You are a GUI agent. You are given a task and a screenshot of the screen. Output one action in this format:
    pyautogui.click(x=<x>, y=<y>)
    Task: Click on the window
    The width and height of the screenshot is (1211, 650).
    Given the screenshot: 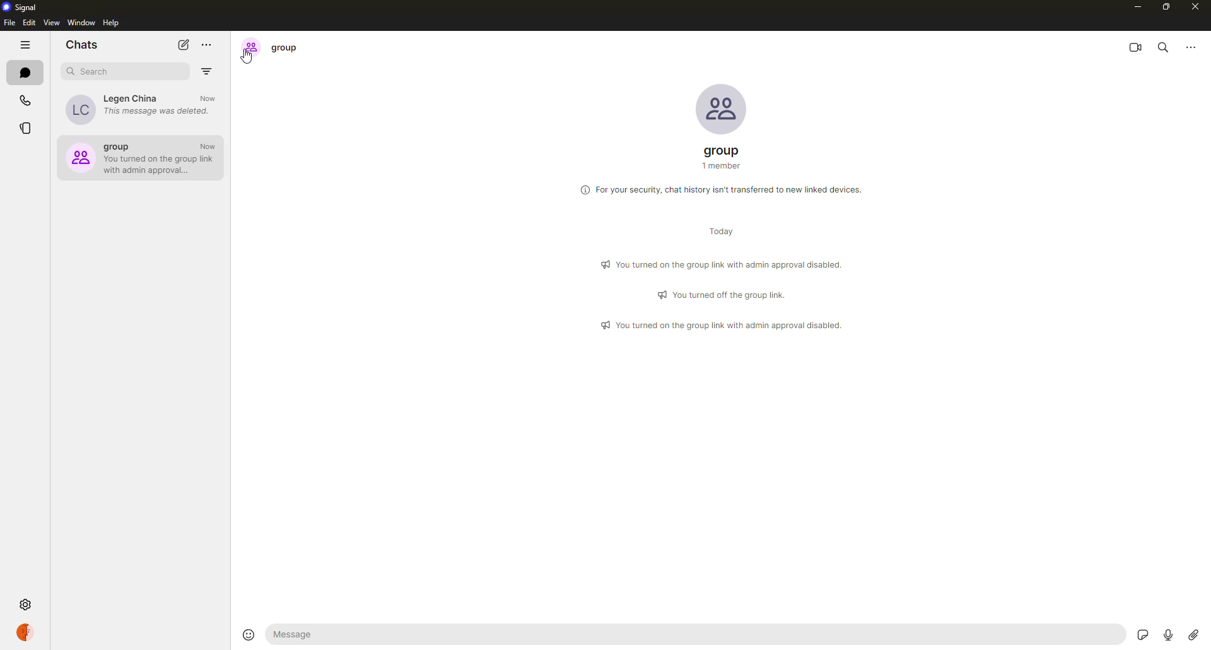 What is the action you would take?
    pyautogui.click(x=81, y=23)
    